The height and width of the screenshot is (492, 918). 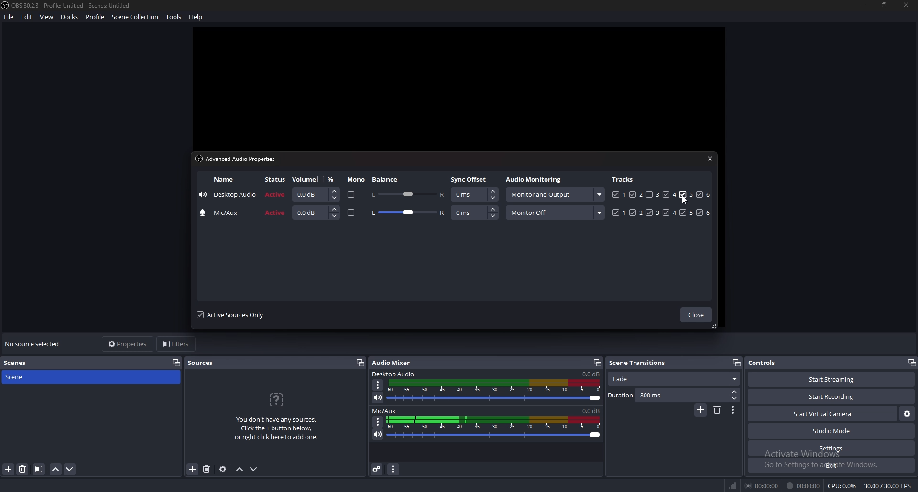 What do you see at coordinates (378, 397) in the screenshot?
I see `mute` at bounding box center [378, 397].